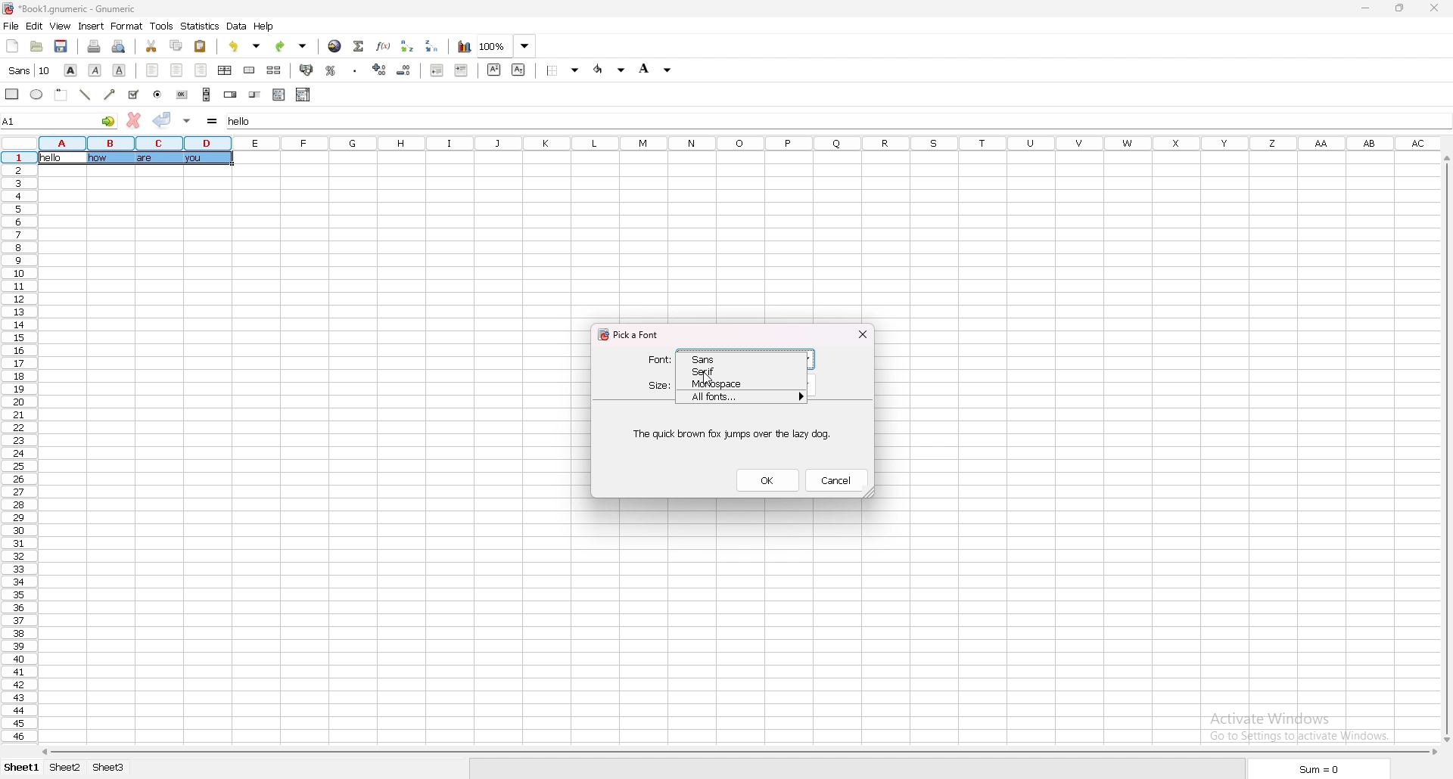 This screenshot has width=1453, height=779. Describe the element at coordinates (835, 480) in the screenshot. I see `cancel` at that location.